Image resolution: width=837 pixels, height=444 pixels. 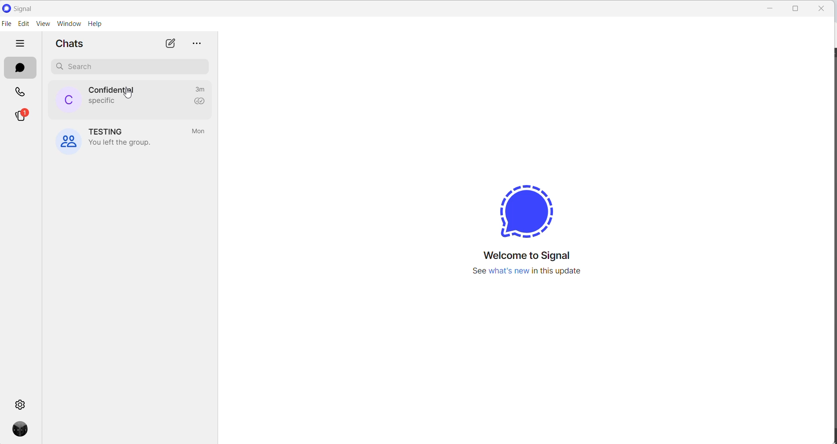 I want to click on chats heading, so click(x=74, y=46).